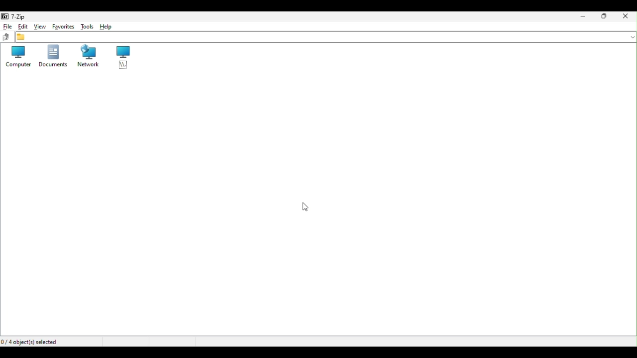  I want to click on Close, so click(628, 18).